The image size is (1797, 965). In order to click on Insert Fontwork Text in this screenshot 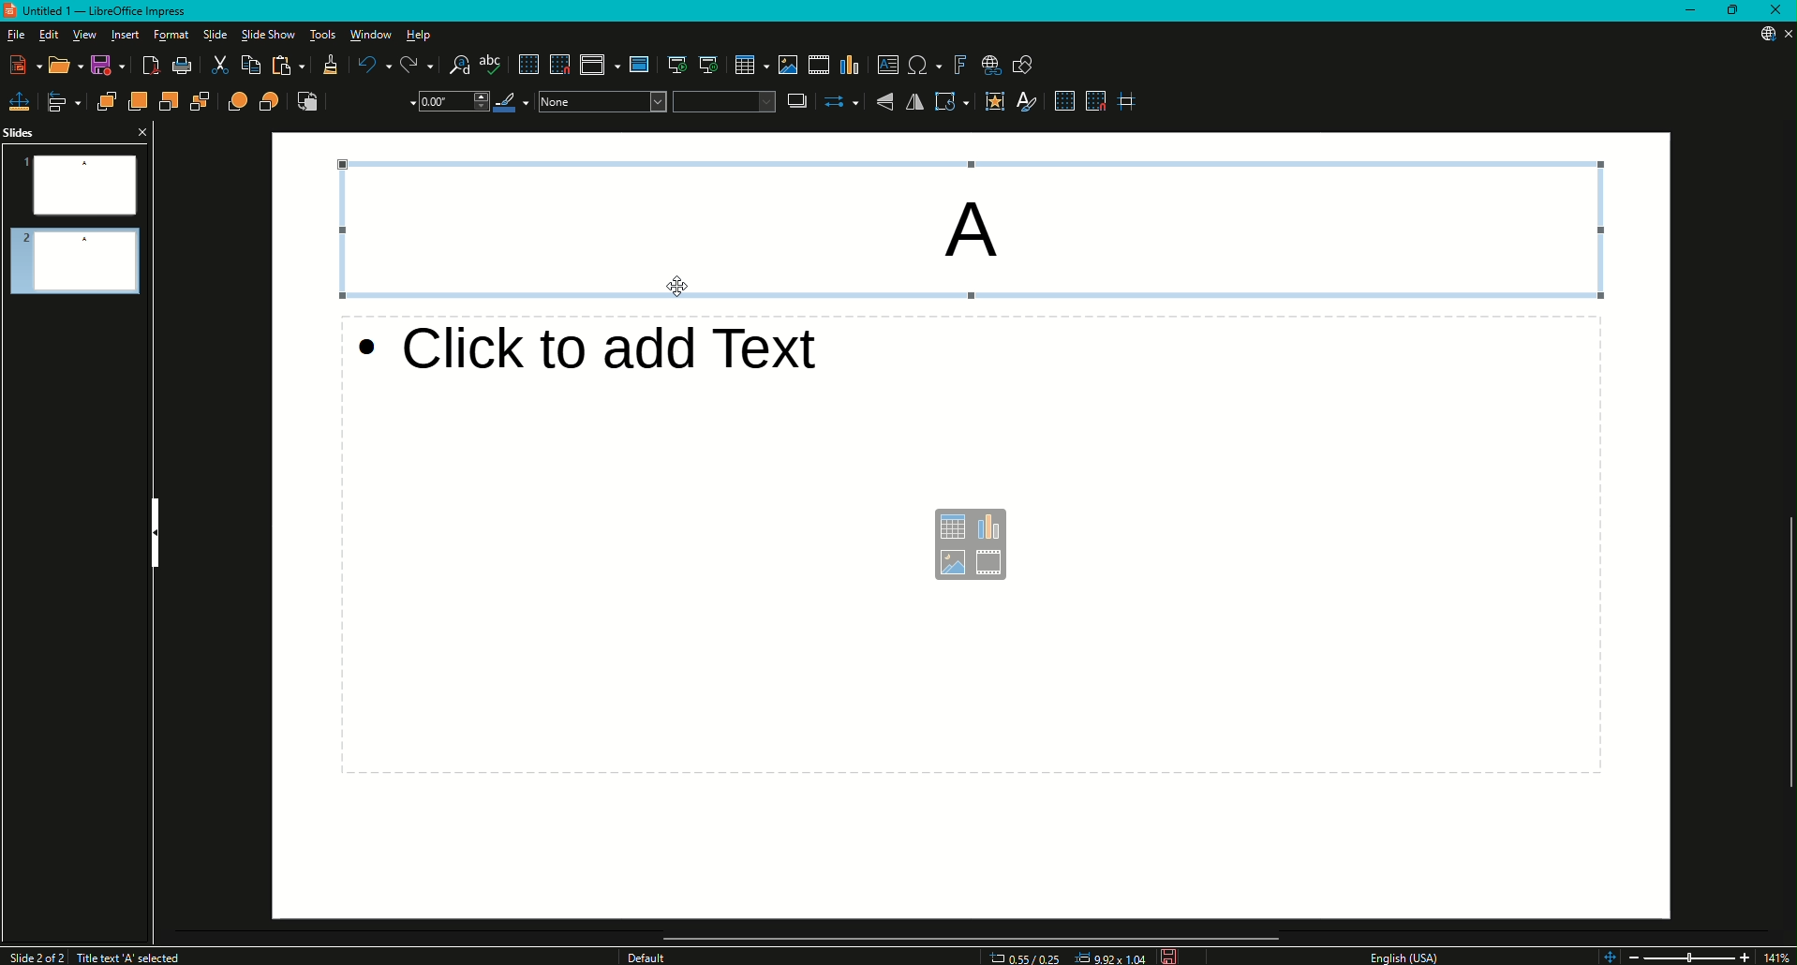, I will do `click(959, 65)`.